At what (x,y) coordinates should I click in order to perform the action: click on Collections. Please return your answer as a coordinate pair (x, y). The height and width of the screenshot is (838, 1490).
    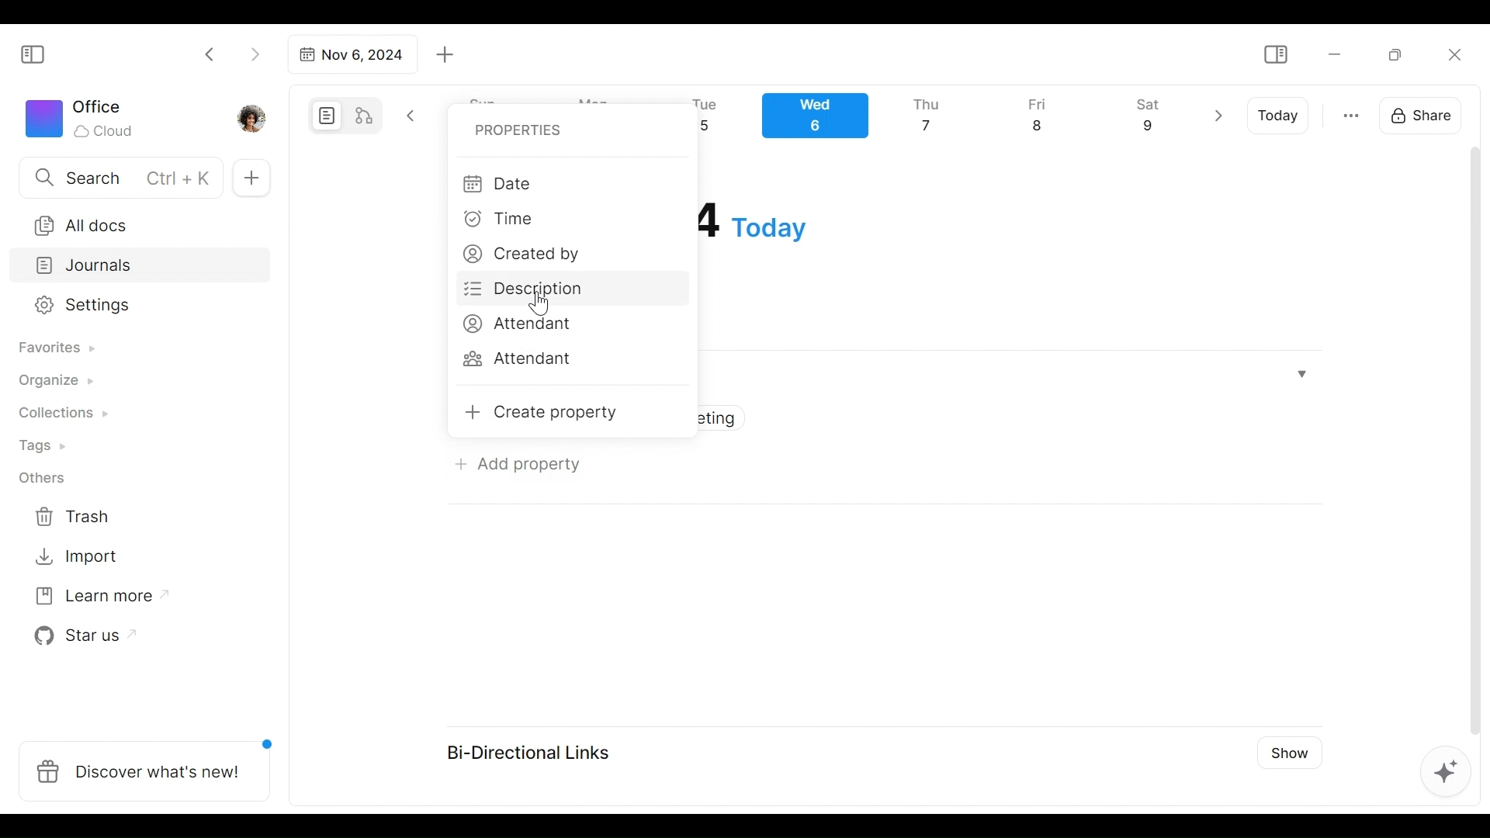
    Looking at the image, I should click on (61, 415).